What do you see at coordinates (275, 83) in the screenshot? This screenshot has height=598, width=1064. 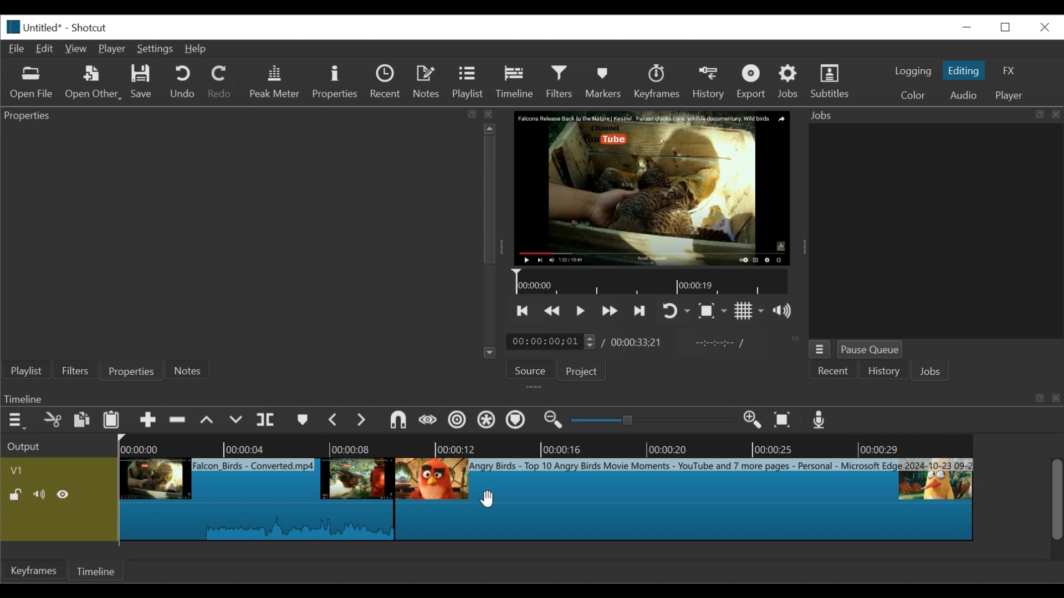 I see `Peak Meter` at bounding box center [275, 83].